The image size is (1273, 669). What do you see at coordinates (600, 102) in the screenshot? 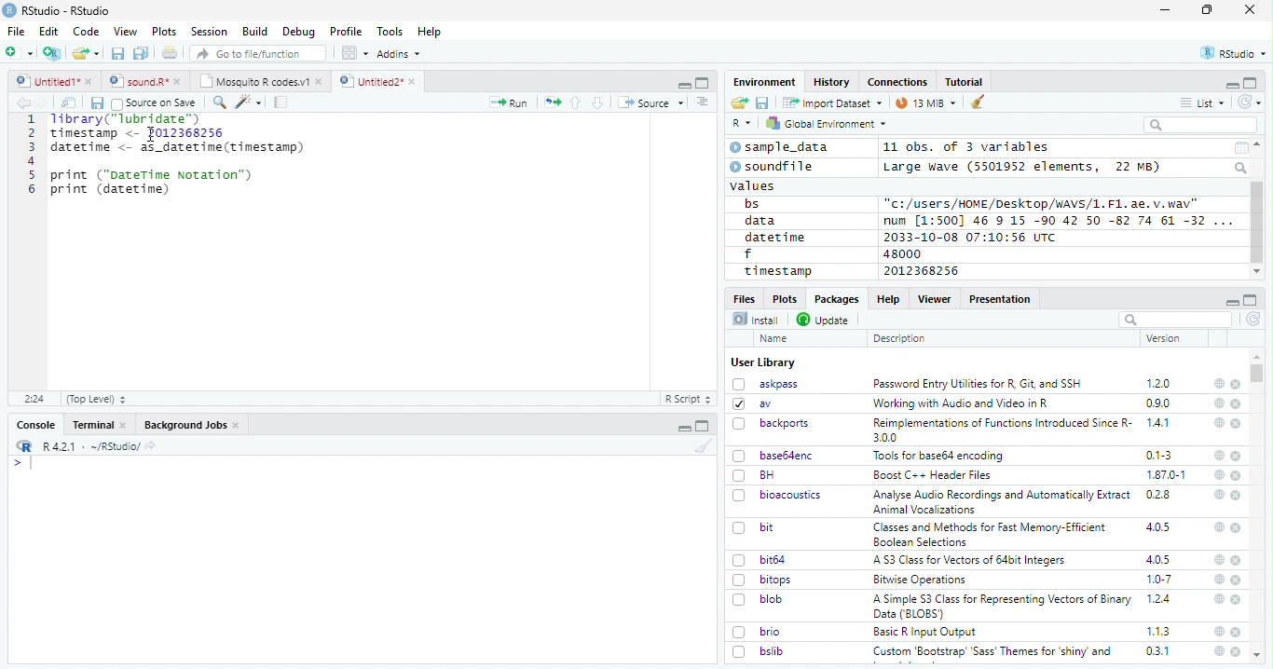
I see `Go to next section` at bounding box center [600, 102].